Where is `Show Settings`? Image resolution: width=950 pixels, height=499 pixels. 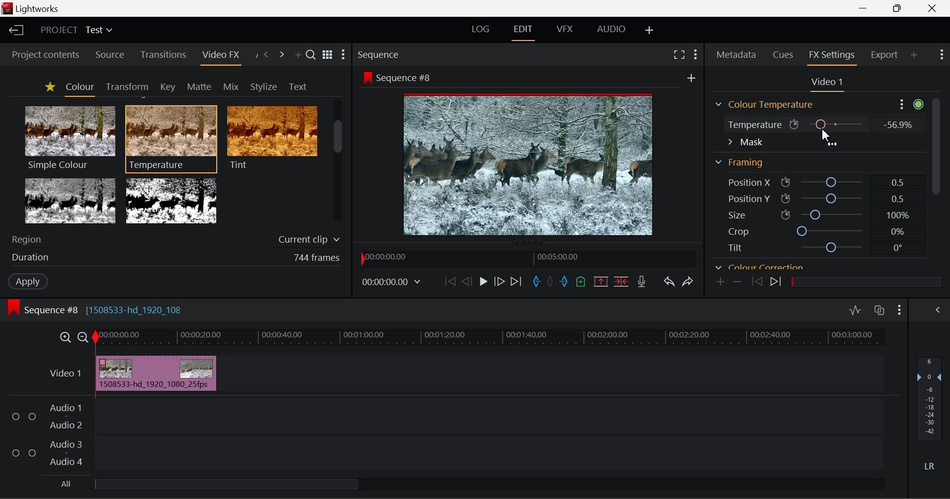
Show Settings is located at coordinates (942, 56).